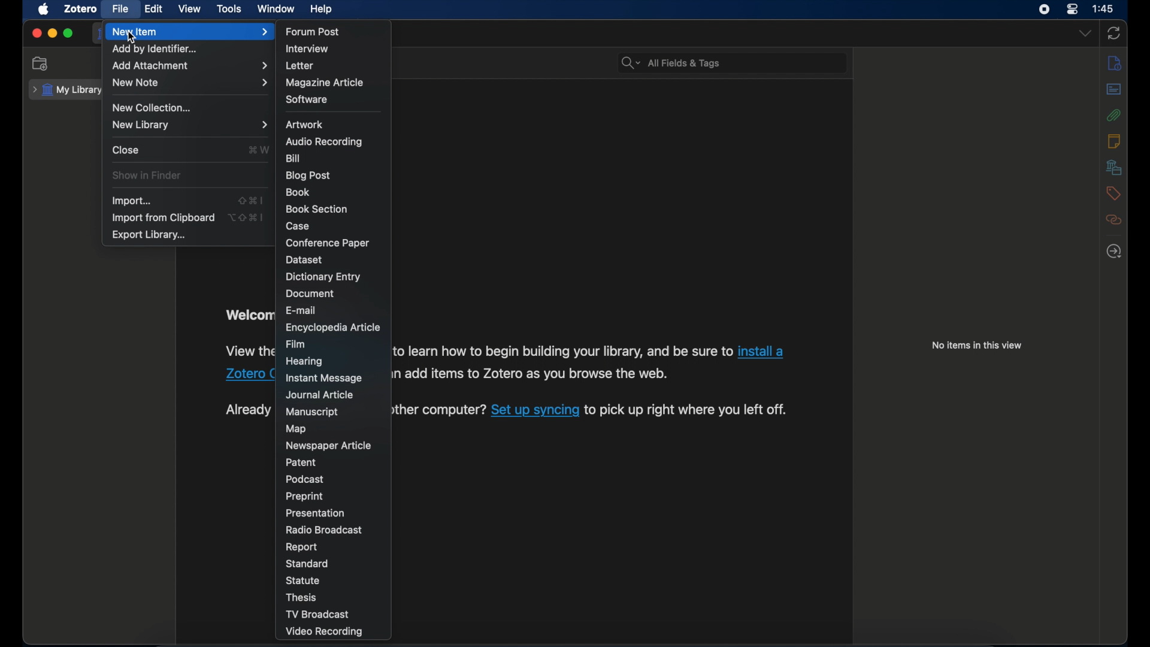 Image resolution: width=1150 pixels, height=647 pixels. Describe the element at coordinates (42, 64) in the screenshot. I see `new collection` at that location.